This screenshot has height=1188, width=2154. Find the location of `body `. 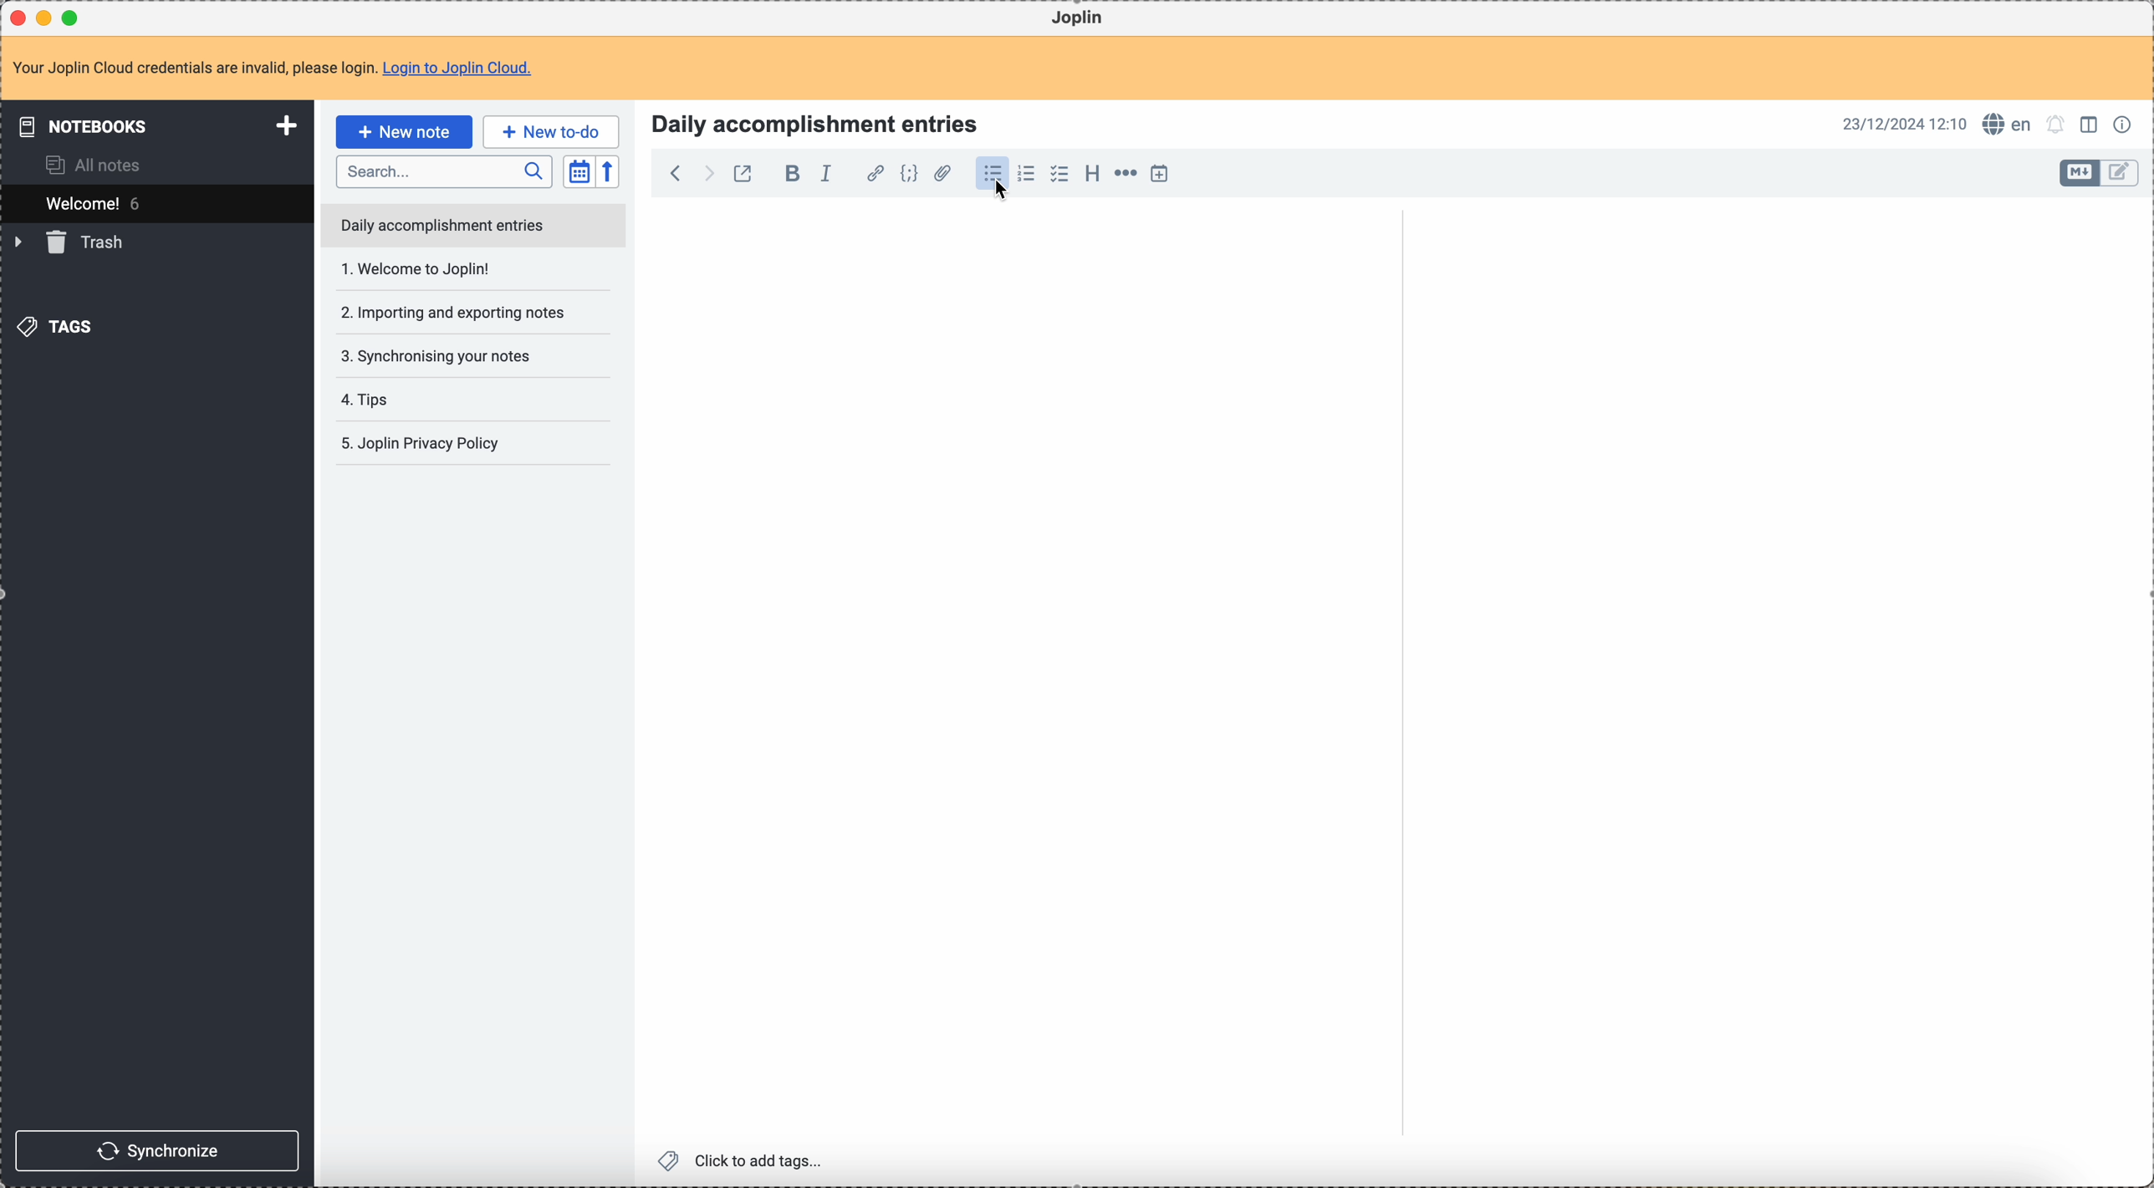

body  is located at coordinates (1769, 695).